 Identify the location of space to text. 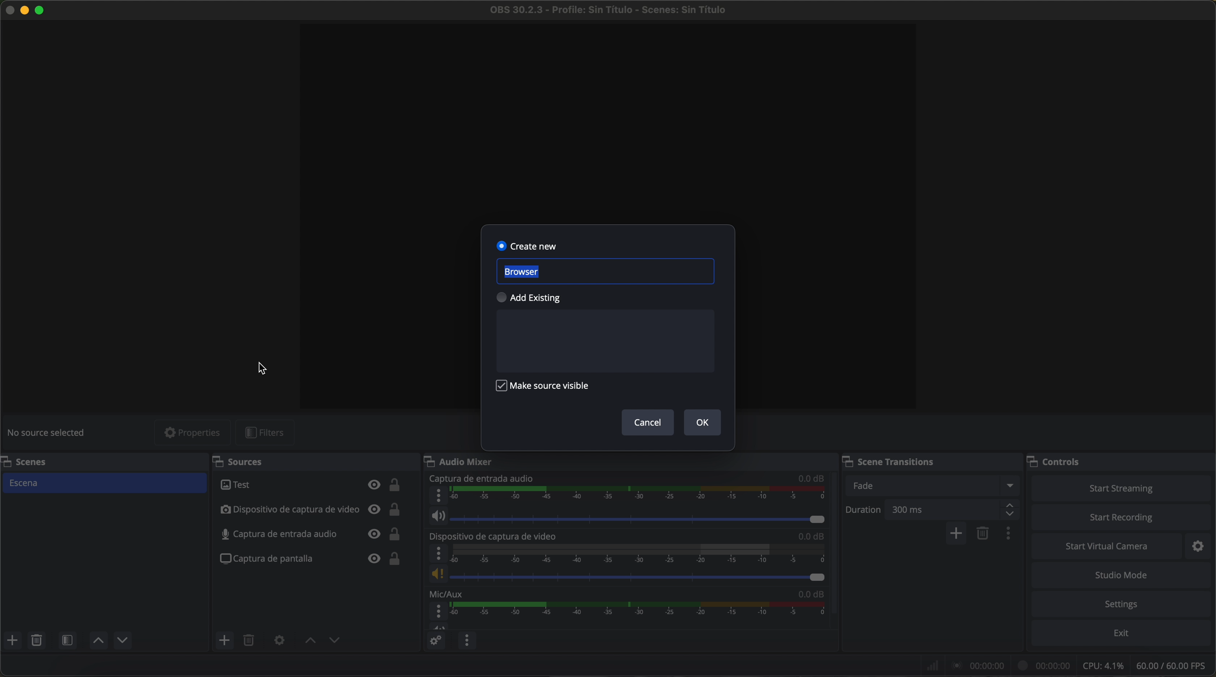
(605, 341).